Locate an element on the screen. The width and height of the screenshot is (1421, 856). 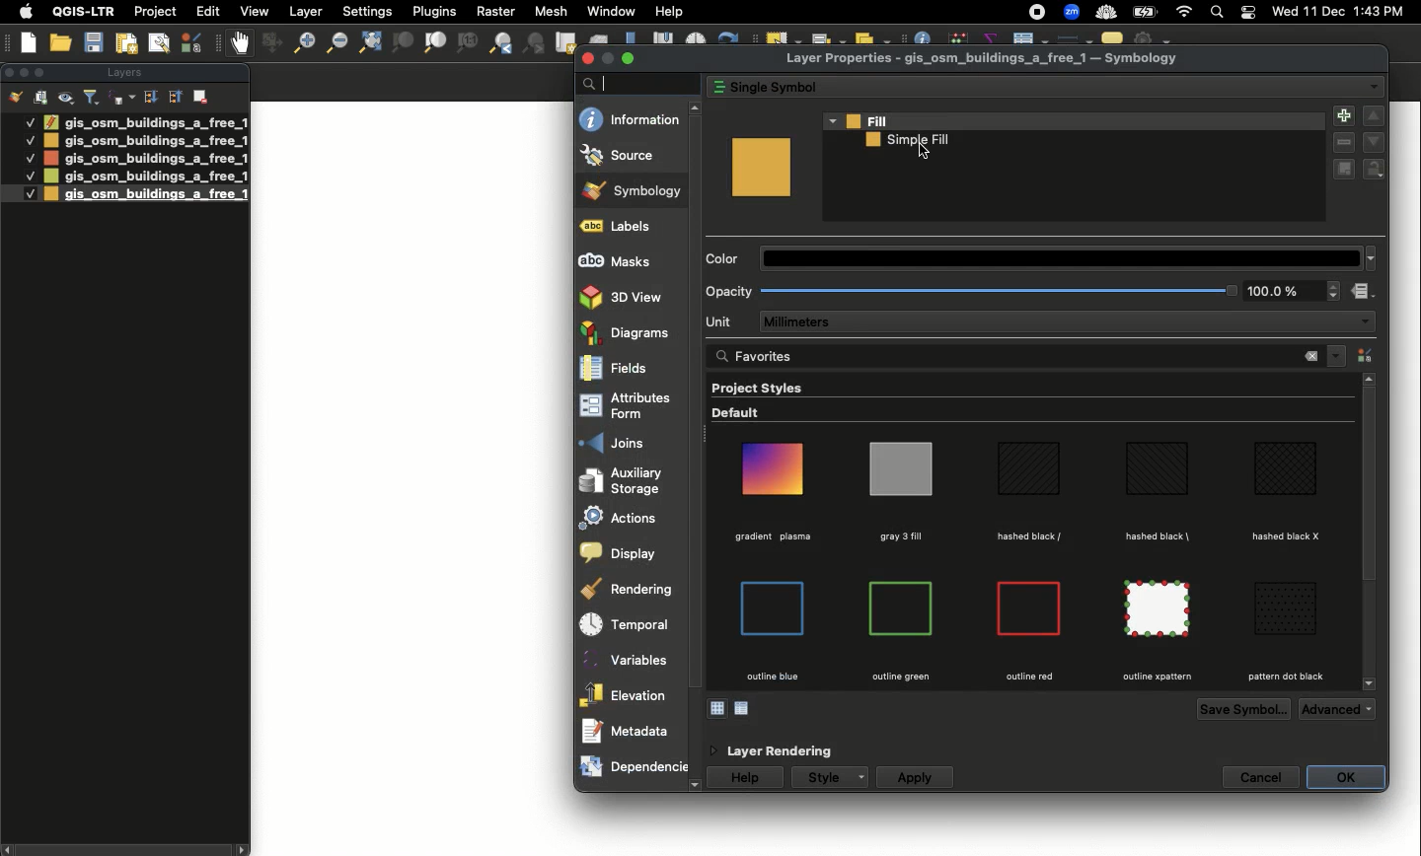
‘outline xpattern is located at coordinates (1154, 677).